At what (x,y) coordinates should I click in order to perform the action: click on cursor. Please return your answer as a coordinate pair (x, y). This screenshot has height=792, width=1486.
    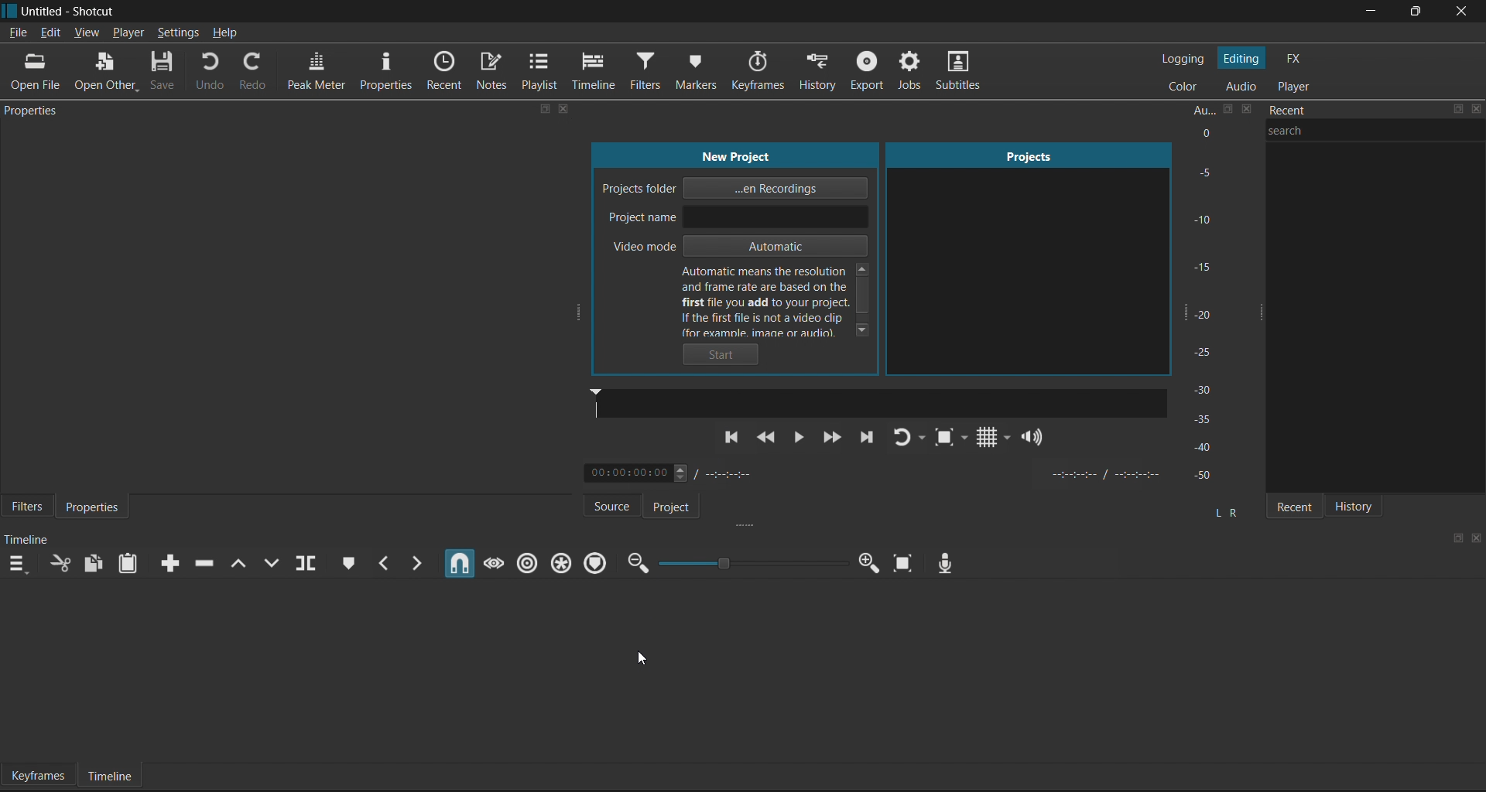
    Looking at the image, I should click on (642, 656).